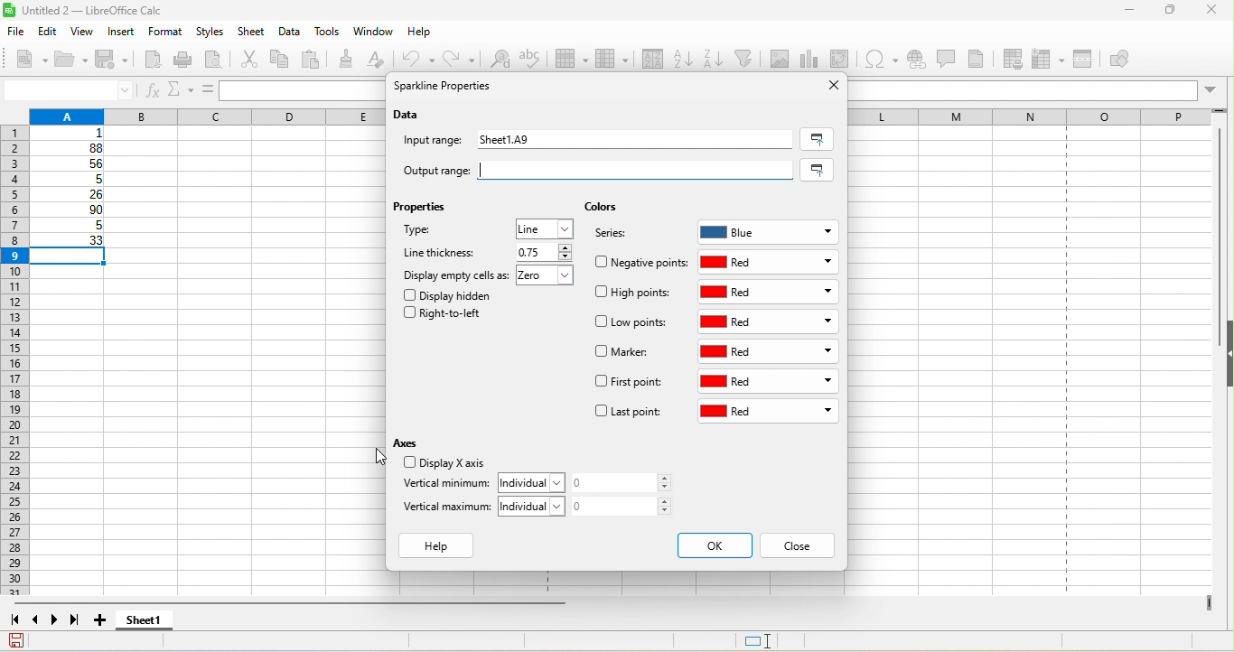  What do you see at coordinates (1087, 60) in the screenshot?
I see `split window` at bounding box center [1087, 60].